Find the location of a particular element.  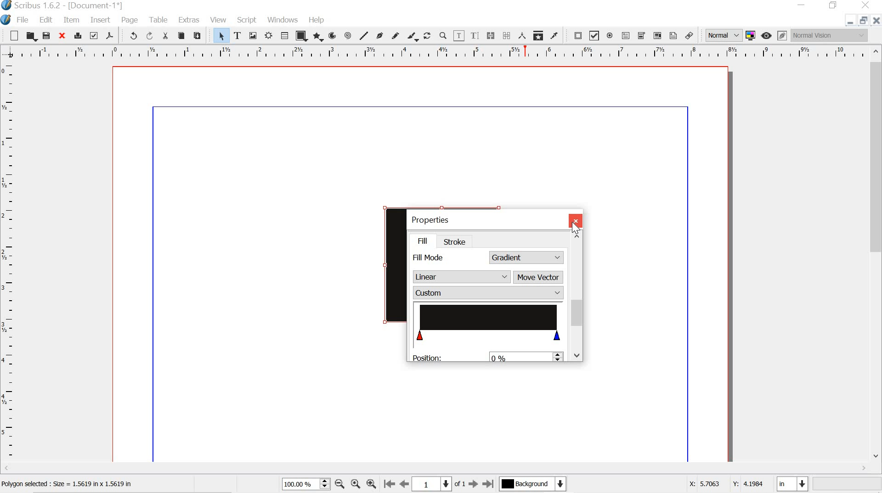

copy is located at coordinates (181, 35).